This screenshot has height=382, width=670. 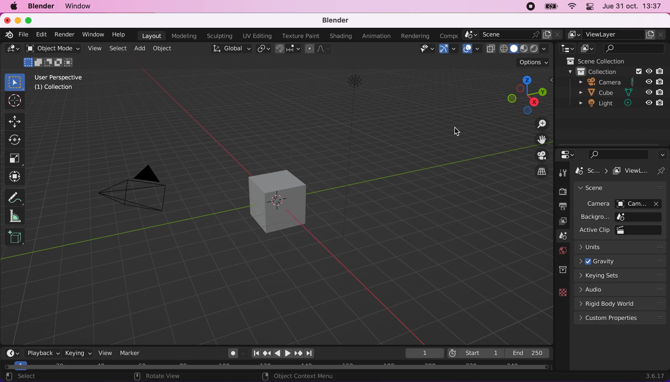 What do you see at coordinates (339, 35) in the screenshot?
I see `shading` at bounding box center [339, 35].